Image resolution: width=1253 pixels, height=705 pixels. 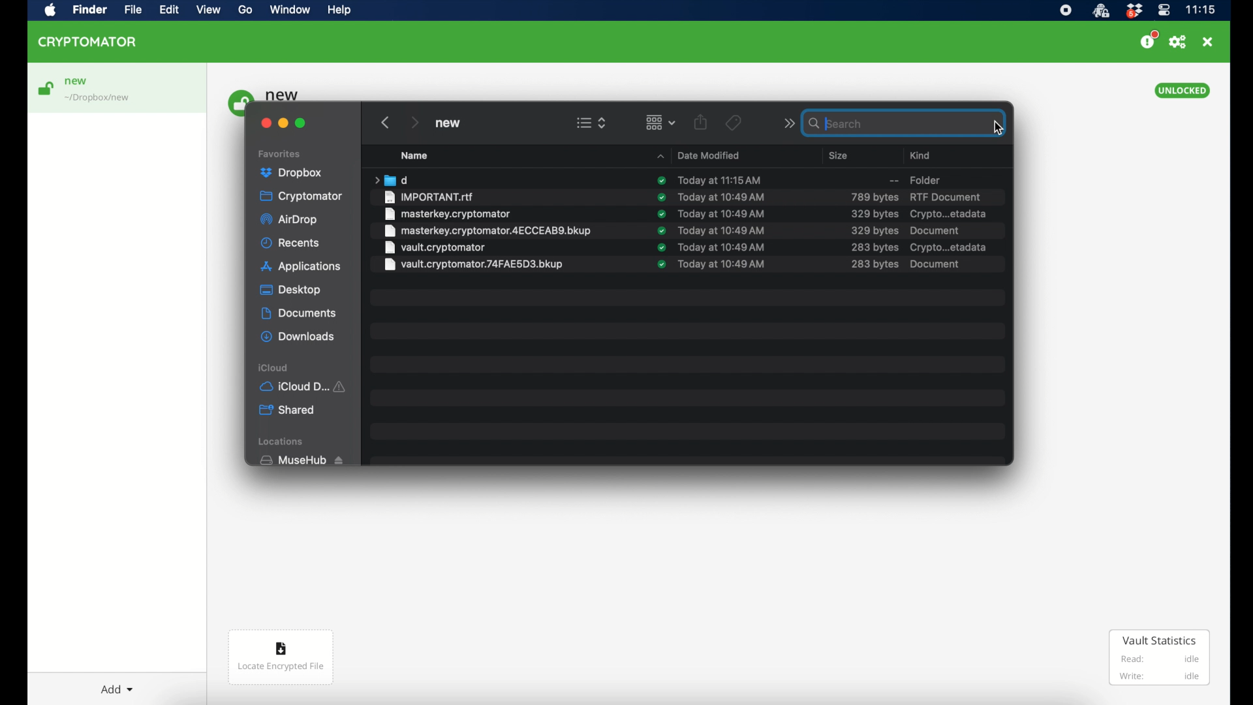 What do you see at coordinates (1066, 10) in the screenshot?
I see `screen recorder music` at bounding box center [1066, 10].